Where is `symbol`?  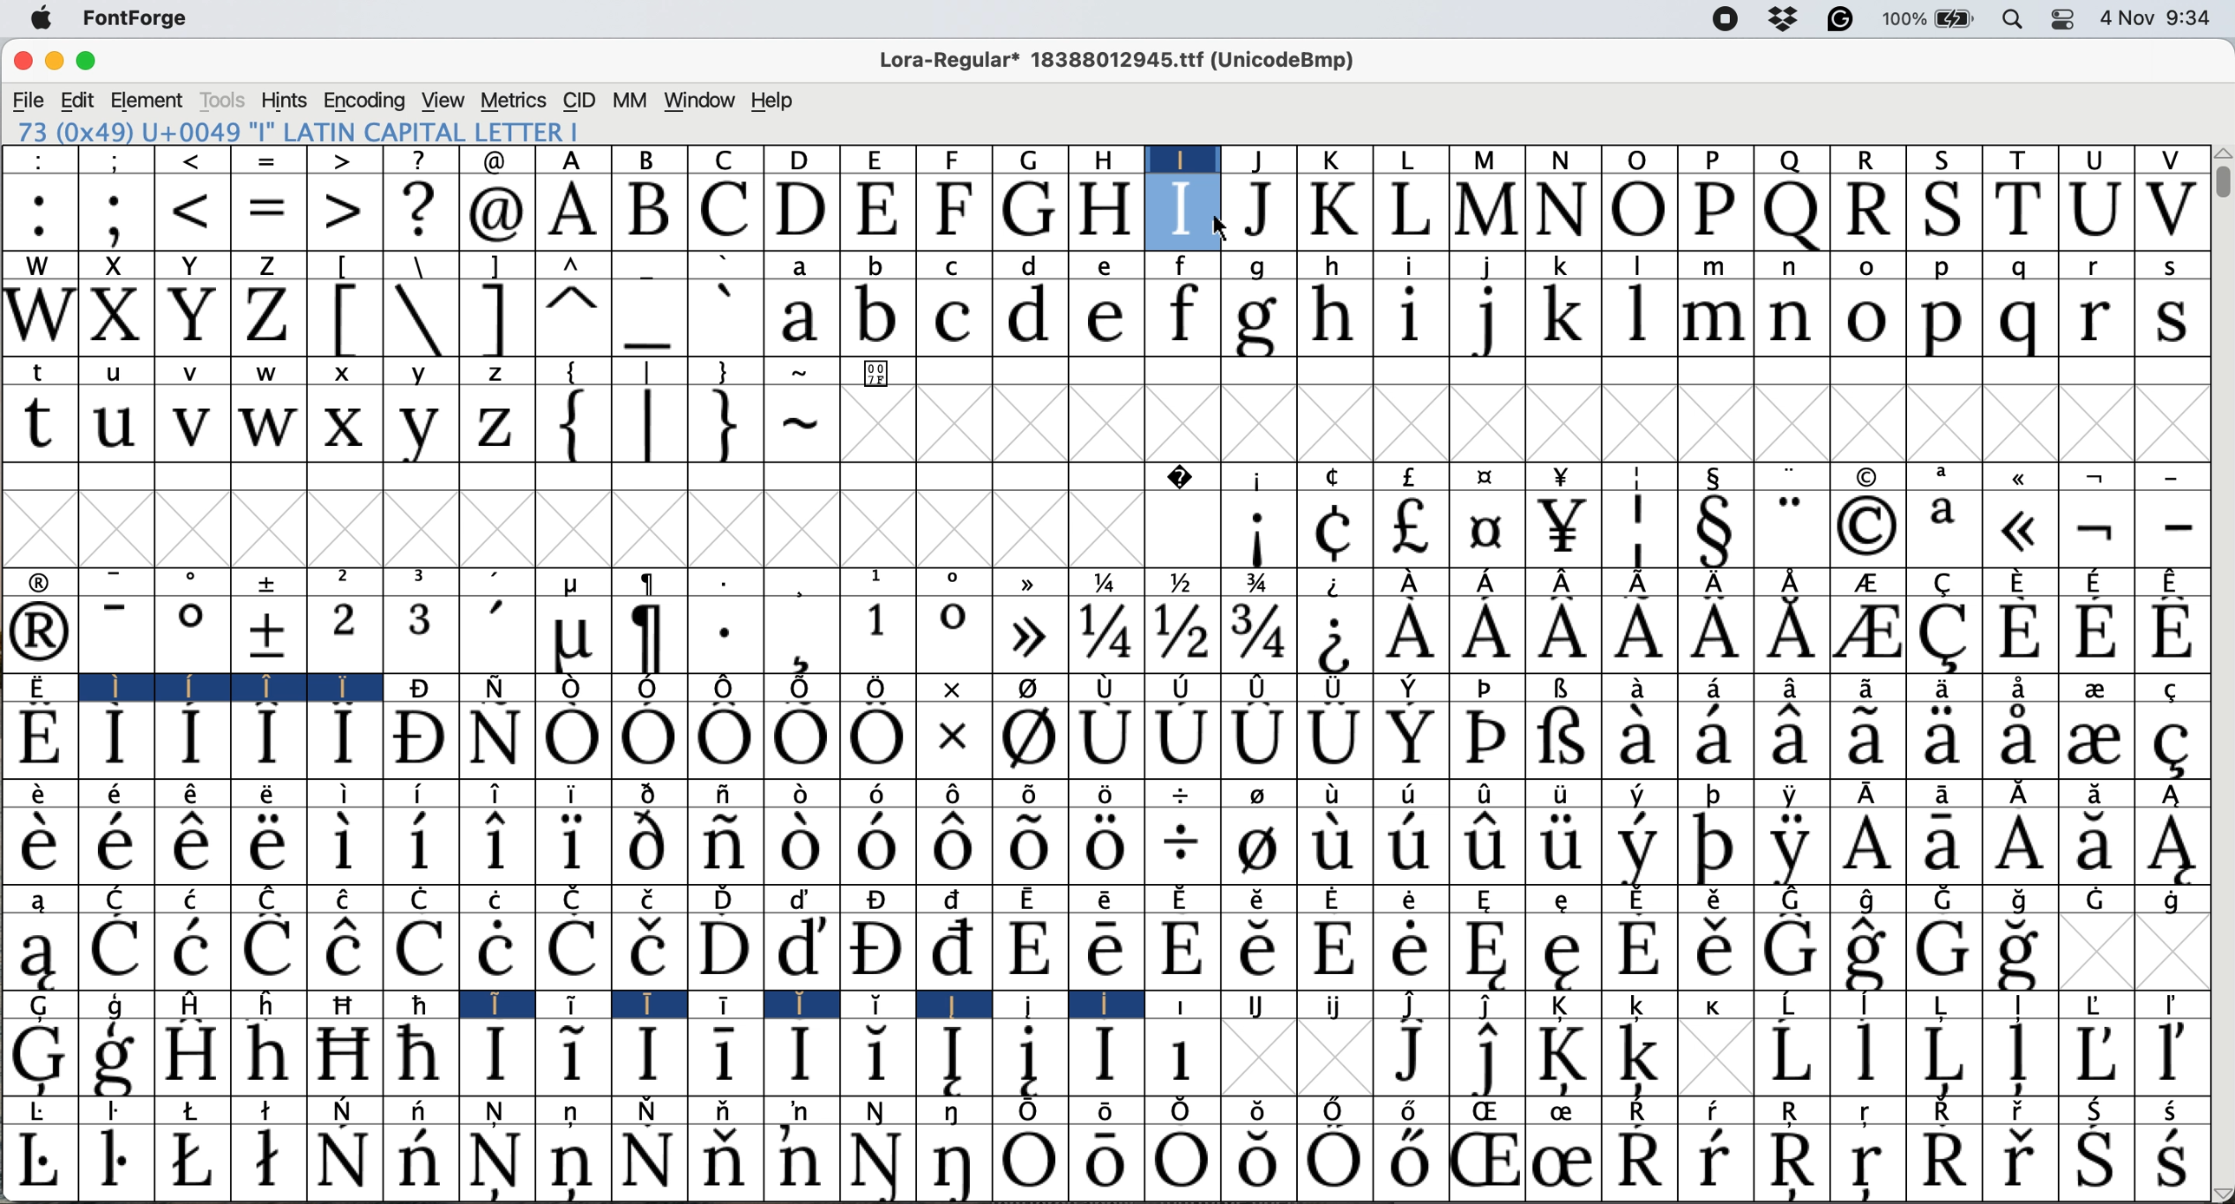 symbol is located at coordinates (2024, 476).